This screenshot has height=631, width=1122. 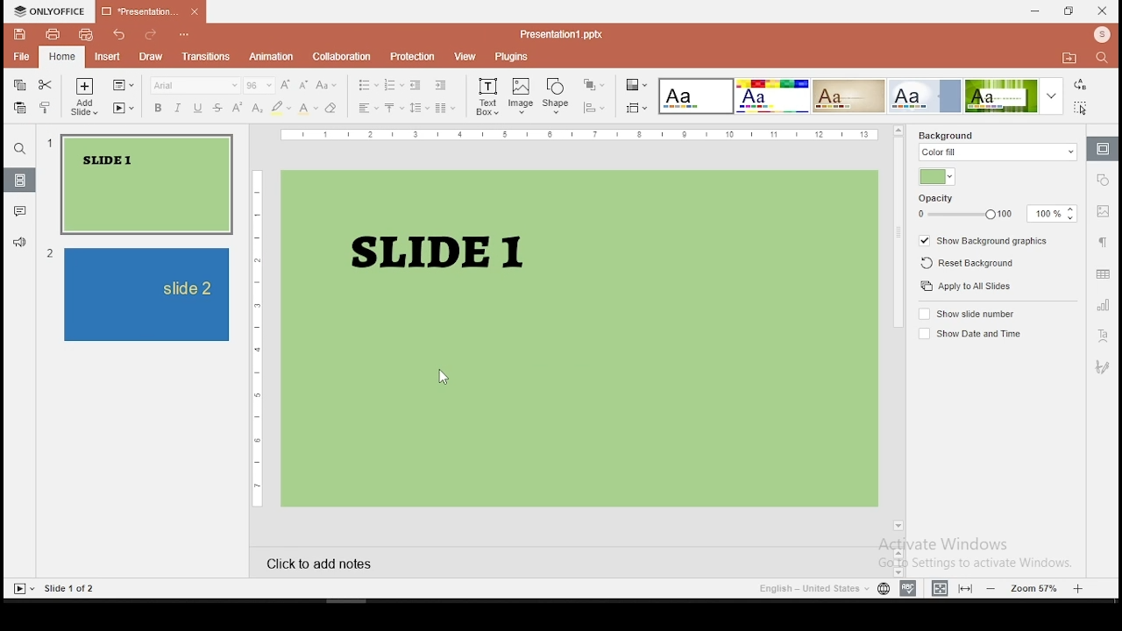 I want to click on close, so click(x=1100, y=11).